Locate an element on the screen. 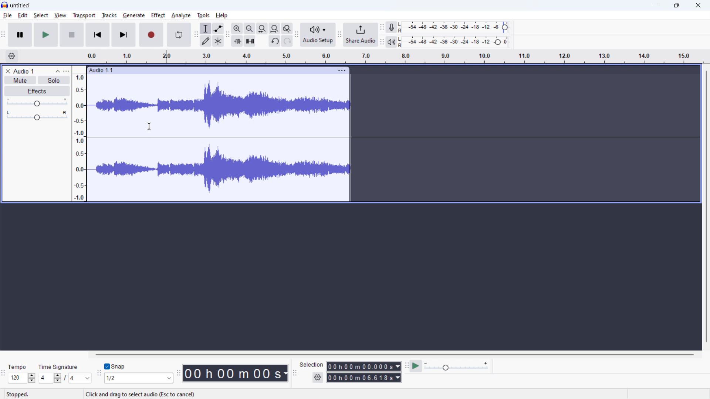 This screenshot has width=710, height=399. edit toolbar is located at coordinates (228, 35).